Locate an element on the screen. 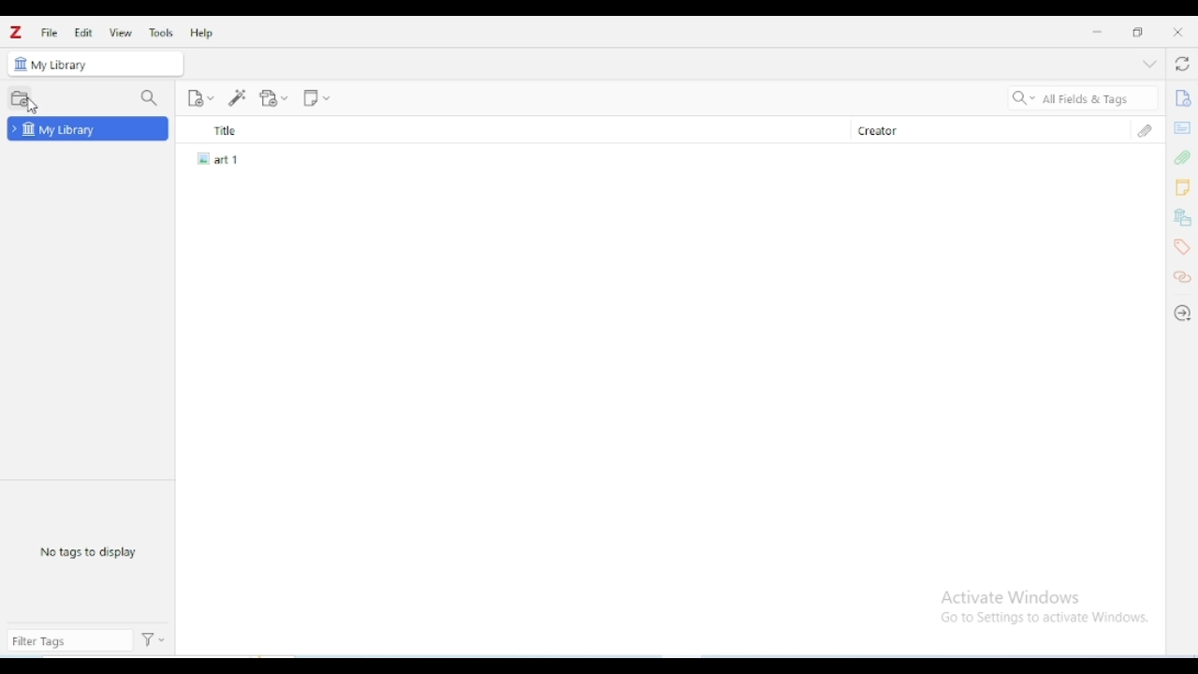 This screenshot has height=674, width=1198. related is located at coordinates (1182, 277).